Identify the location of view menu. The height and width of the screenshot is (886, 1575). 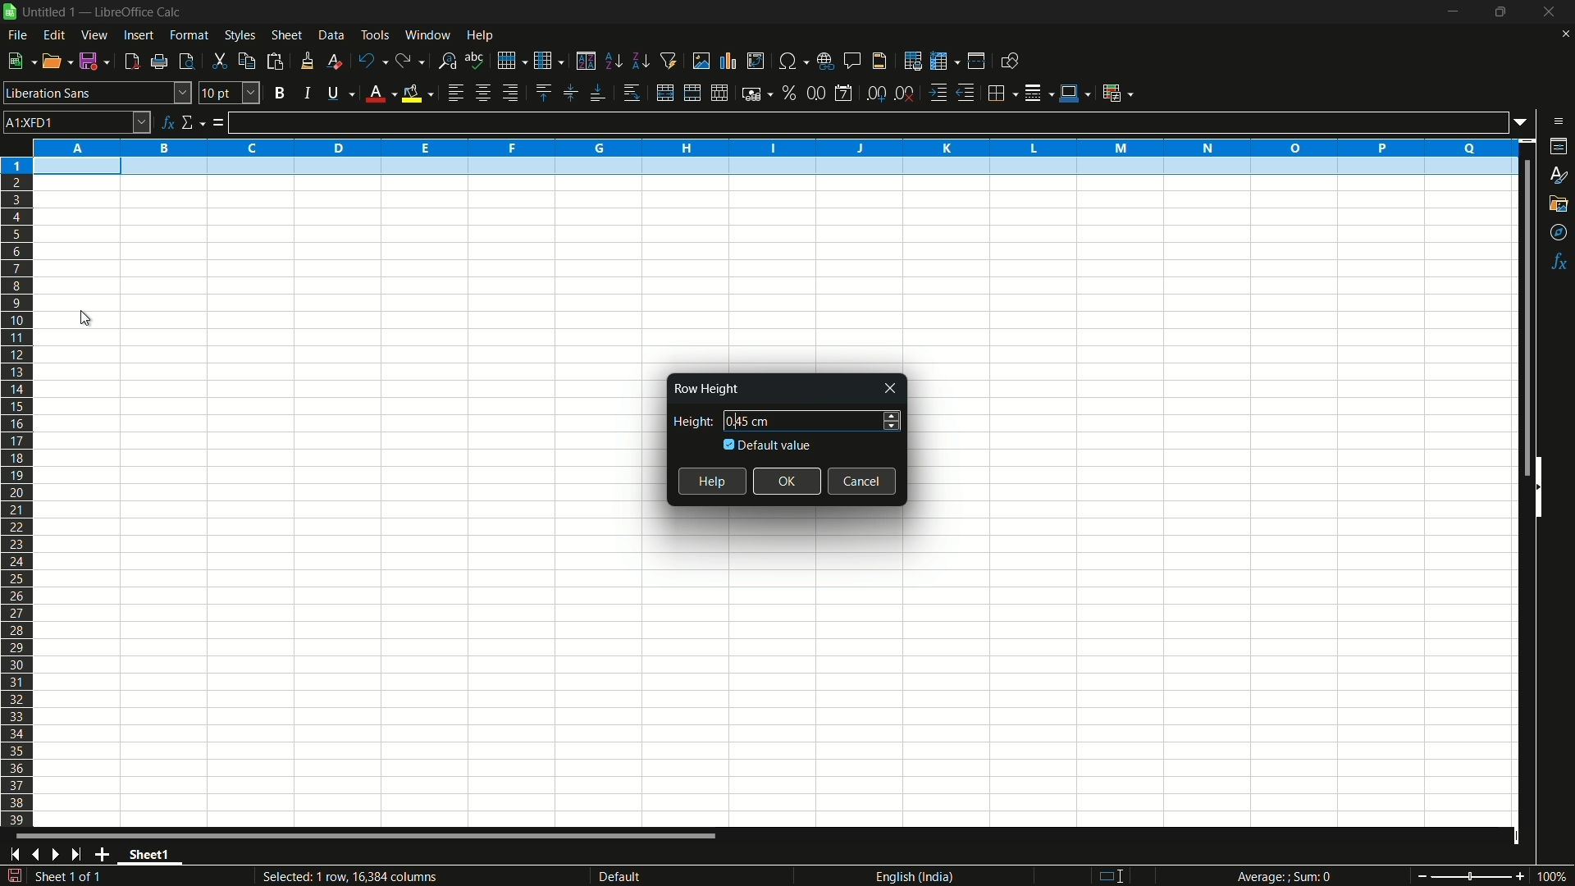
(95, 35).